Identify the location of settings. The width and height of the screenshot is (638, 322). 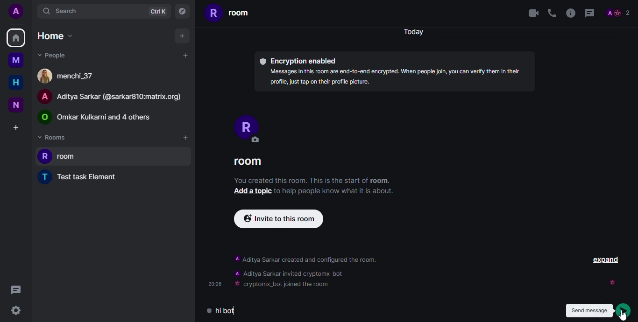
(16, 311).